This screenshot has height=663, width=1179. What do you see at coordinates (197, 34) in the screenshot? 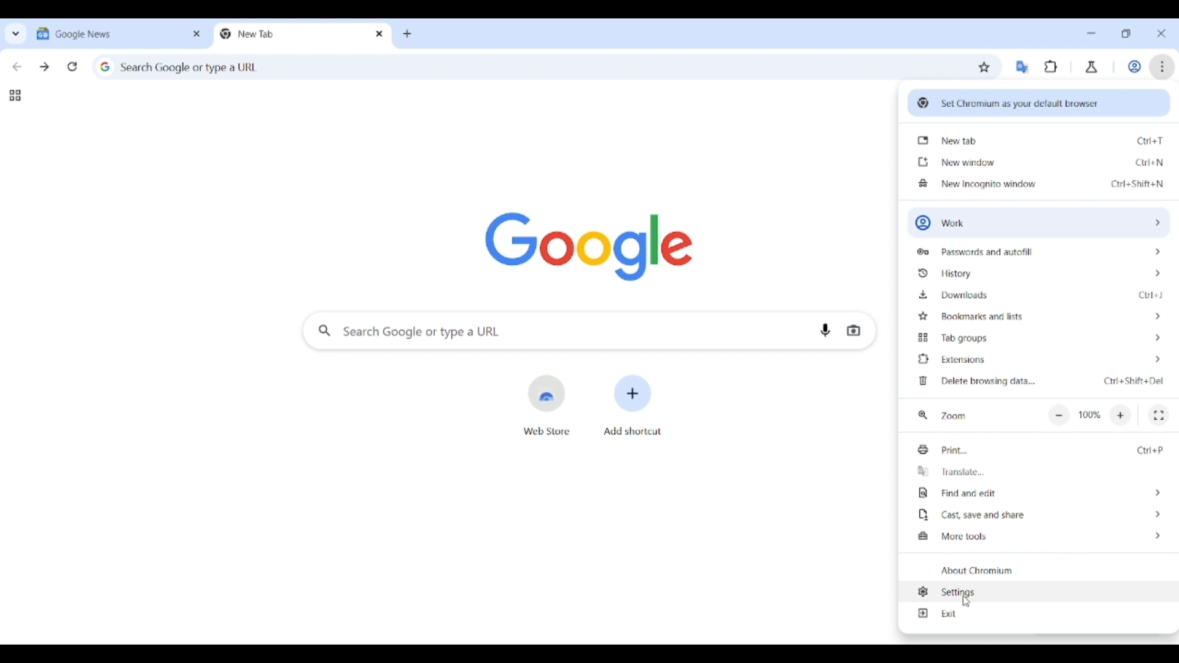
I see `Close tab 1` at bounding box center [197, 34].